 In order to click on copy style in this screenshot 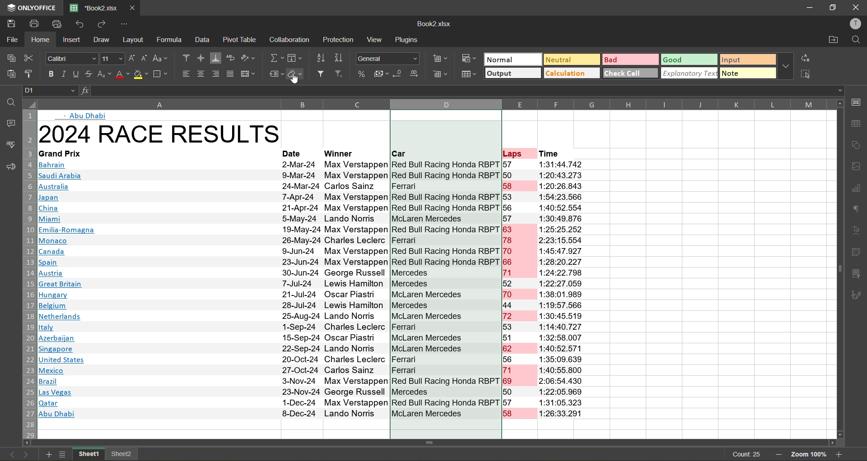, I will do `click(30, 72)`.